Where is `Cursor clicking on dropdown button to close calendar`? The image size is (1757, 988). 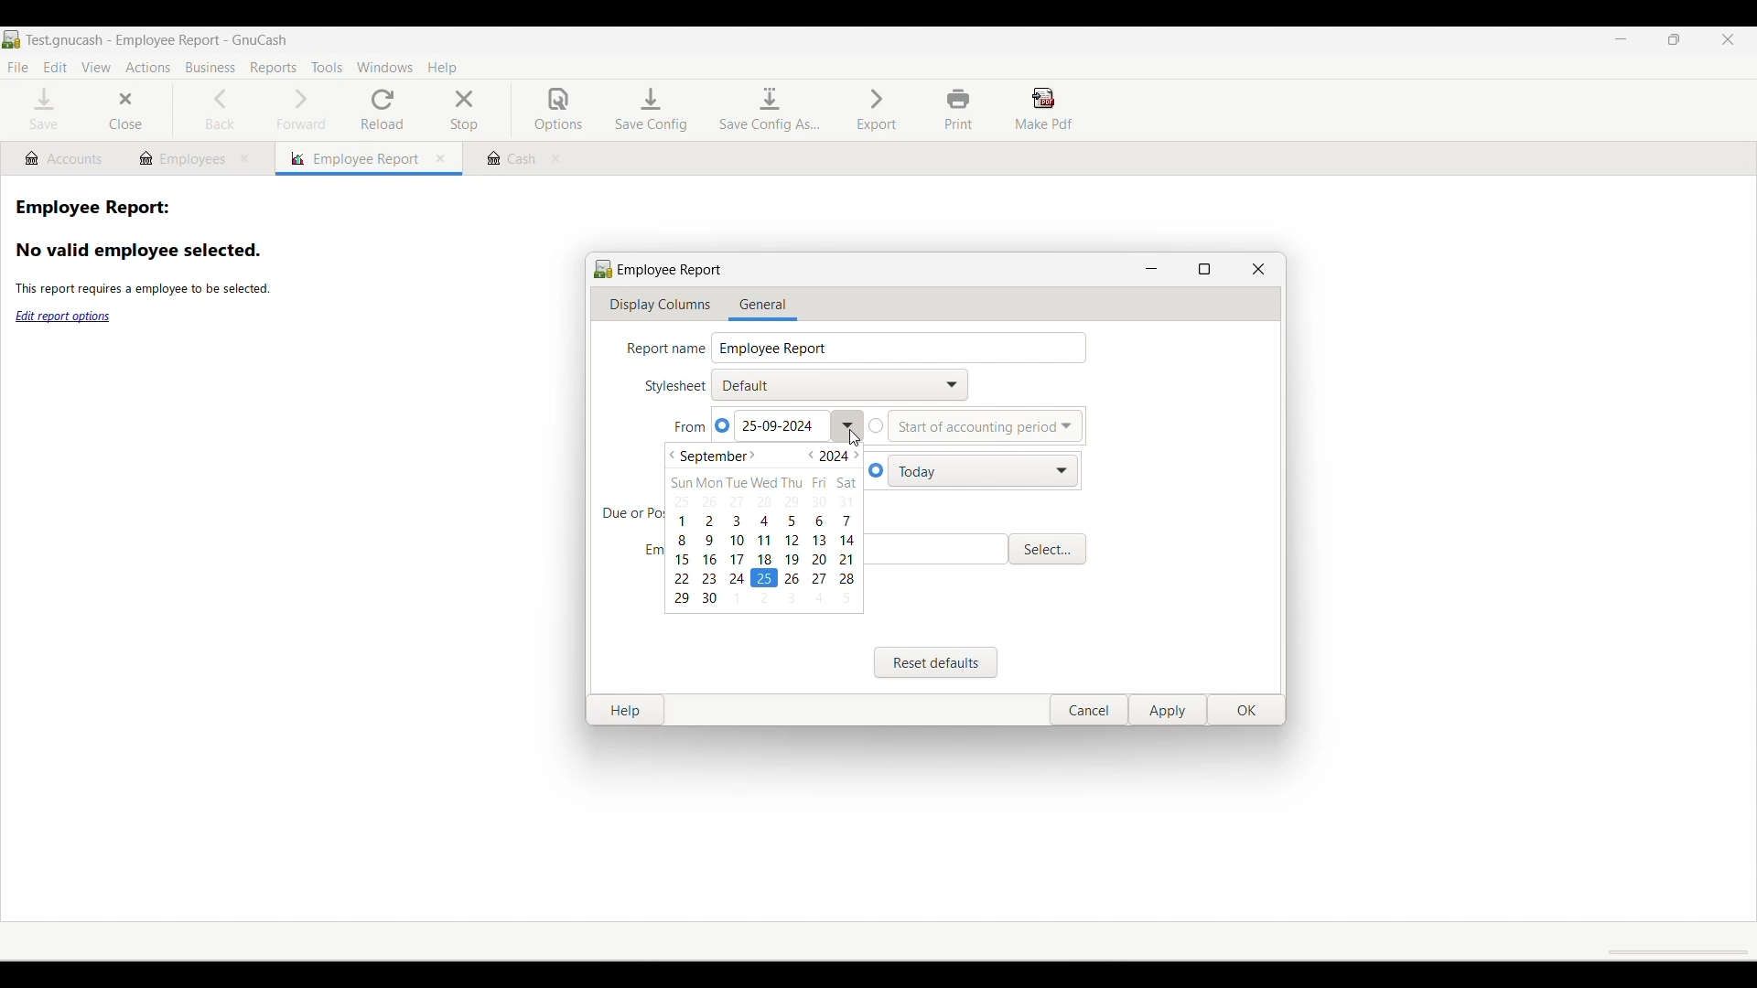 Cursor clicking on dropdown button to close calendar is located at coordinates (855, 438).